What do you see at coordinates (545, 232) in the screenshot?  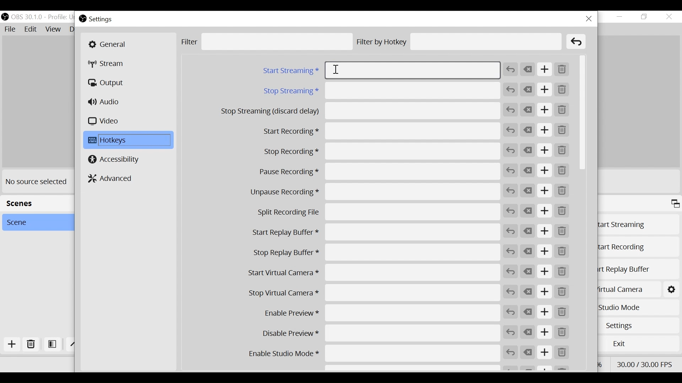 I see `Add` at bounding box center [545, 232].